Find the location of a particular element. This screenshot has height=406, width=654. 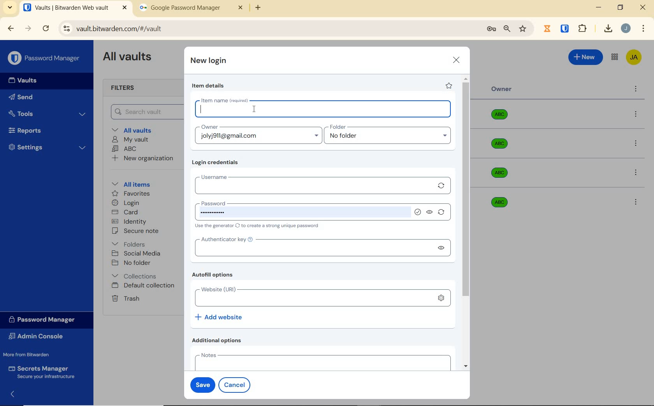

Trash is located at coordinates (124, 298).